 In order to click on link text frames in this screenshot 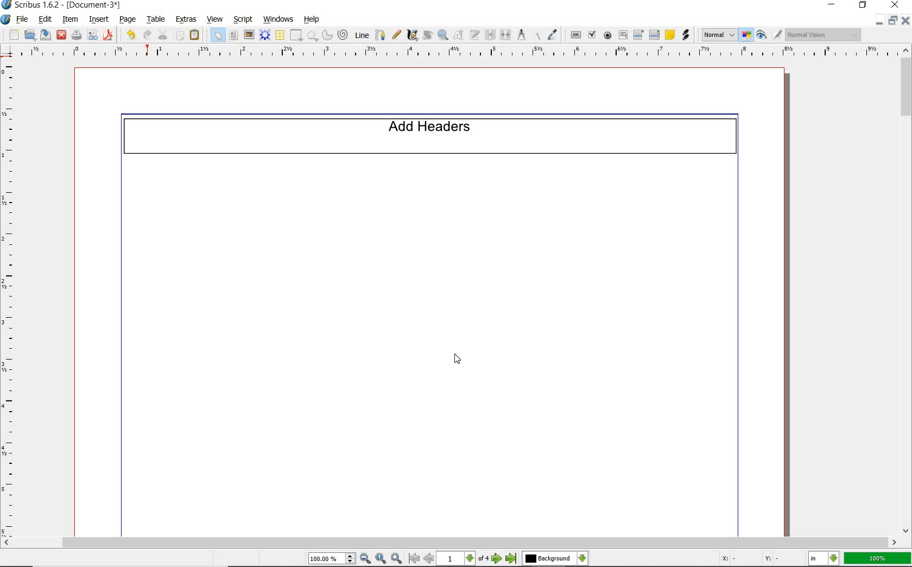, I will do `click(489, 34)`.